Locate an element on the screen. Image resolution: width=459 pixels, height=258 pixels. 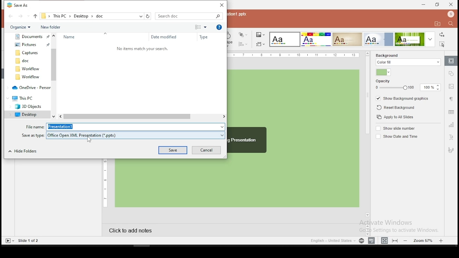
Set document language is located at coordinates (361, 241).